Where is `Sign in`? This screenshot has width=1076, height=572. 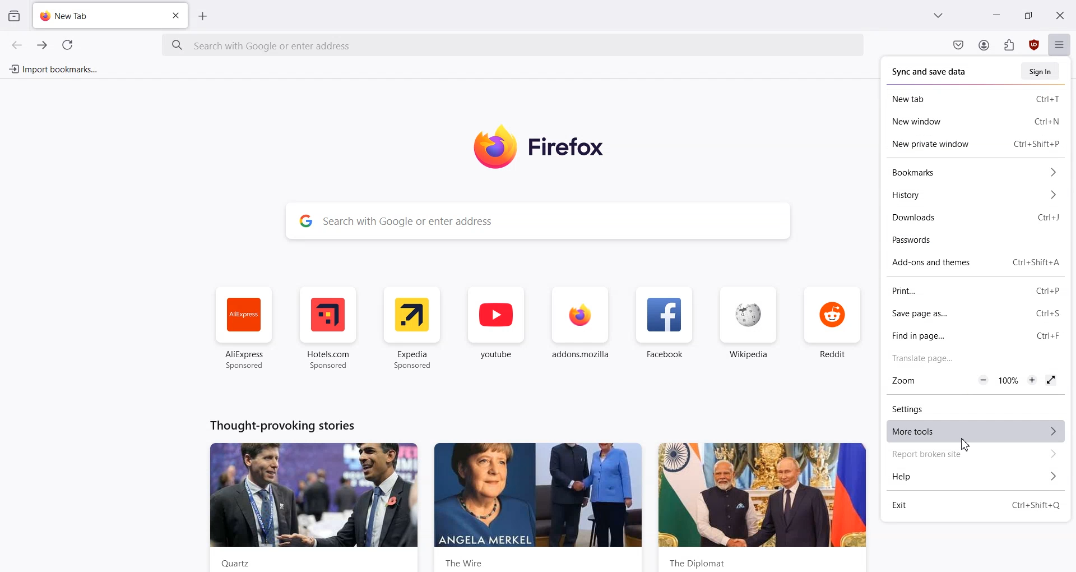
Sign in is located at coordinates (1040, 71).